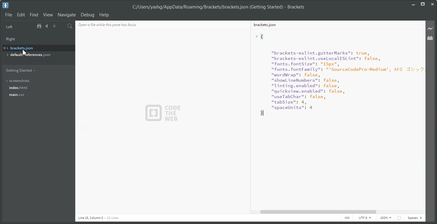 The height and width of the screenshot is (224, 437). What do you see at coordinates (218, 7) in the screenshot?
I see `Text` at bounding box center [218, 7].